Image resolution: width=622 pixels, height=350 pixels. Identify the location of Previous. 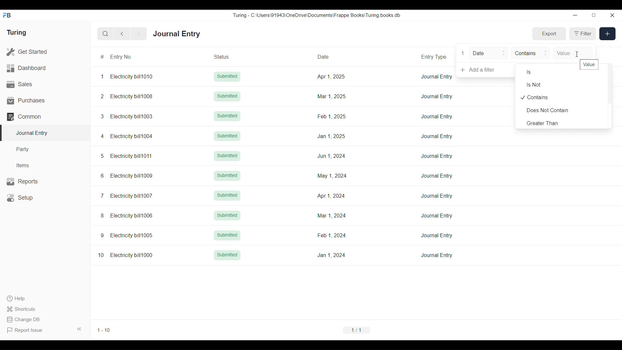
(122, 34).